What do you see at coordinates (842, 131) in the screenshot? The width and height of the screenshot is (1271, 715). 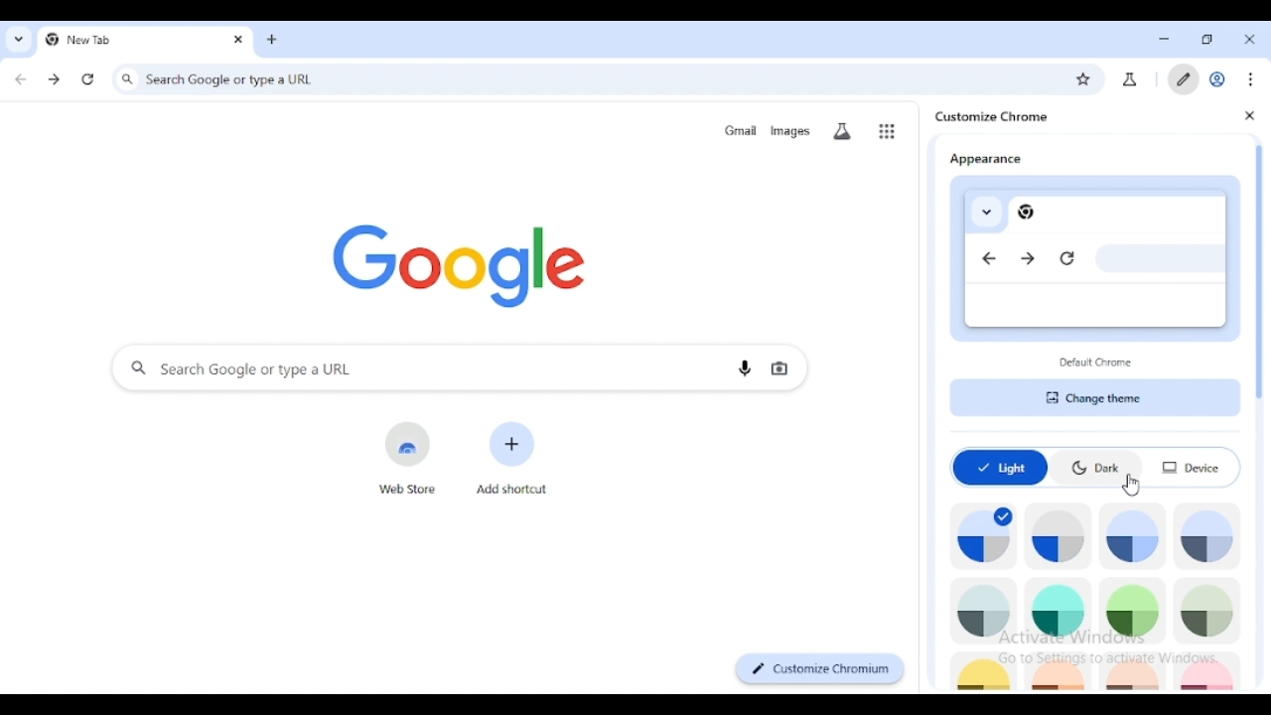 I see `search labs` at bounding box center [842, 131].